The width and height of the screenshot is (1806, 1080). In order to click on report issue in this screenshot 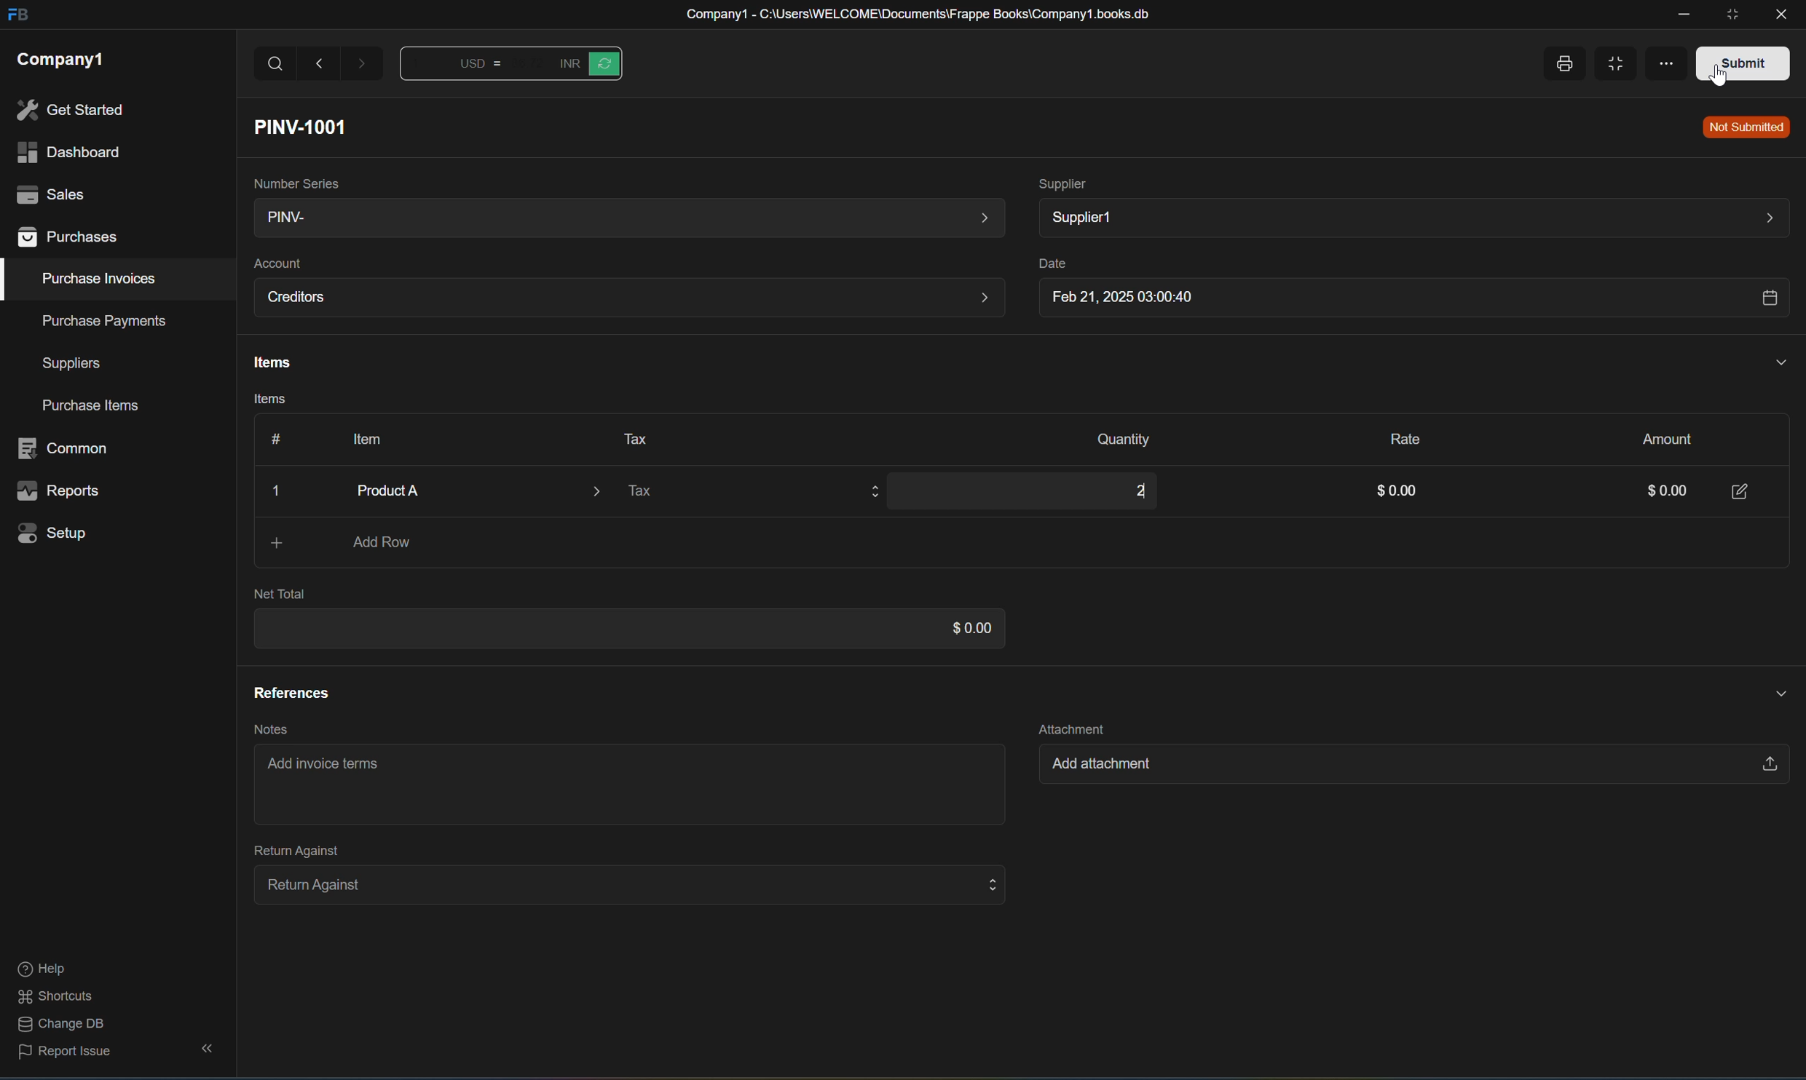, I will do `click(66, 1056)`.